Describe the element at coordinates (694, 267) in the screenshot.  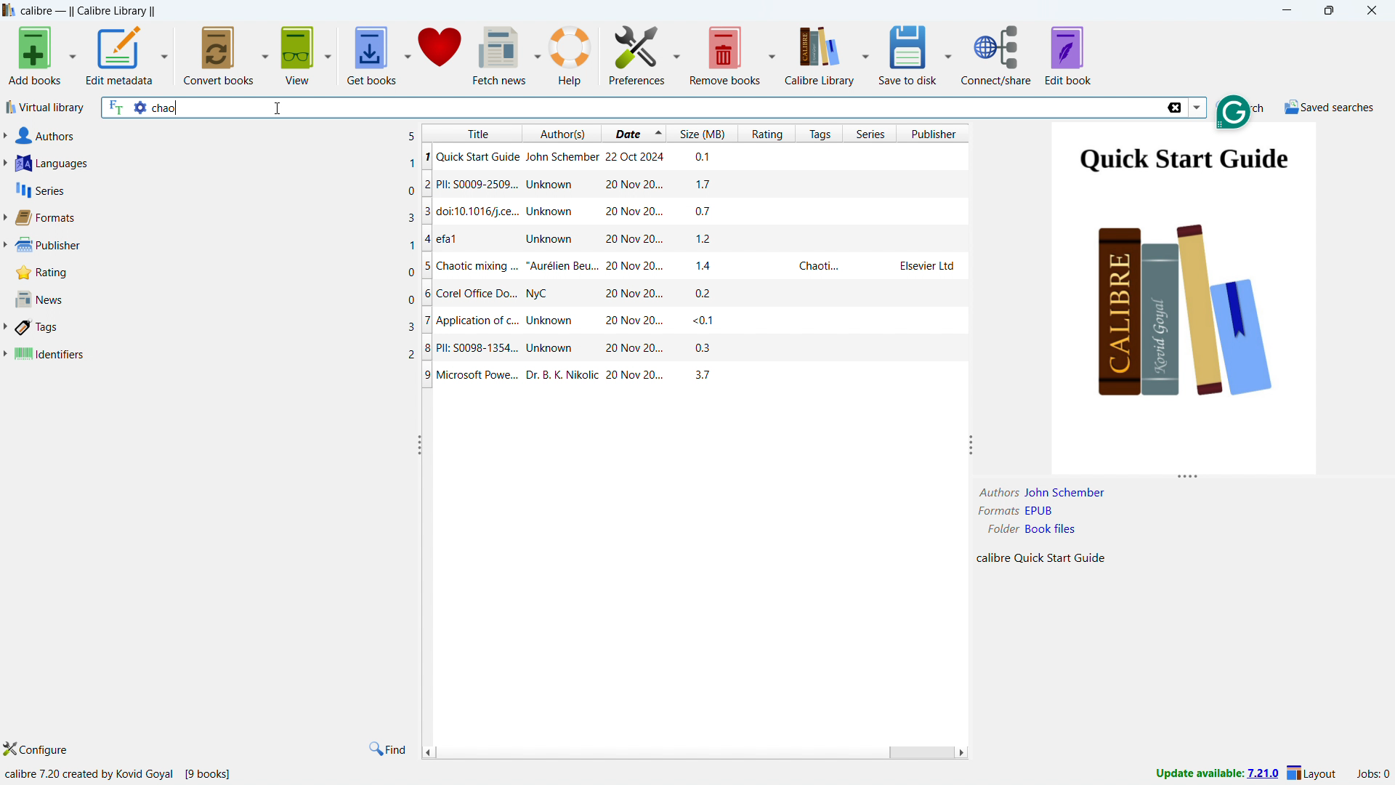
I see `Chaotic mixing ...` at that location.